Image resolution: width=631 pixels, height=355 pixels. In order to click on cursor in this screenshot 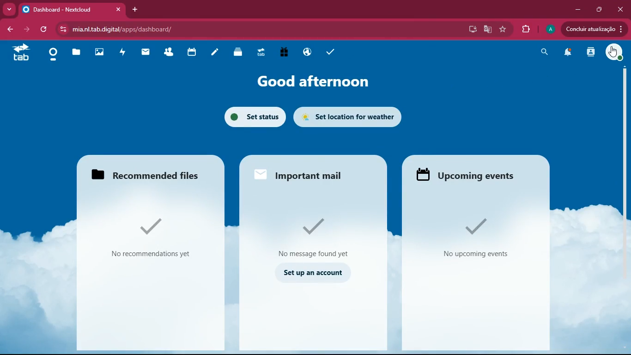, I will do `click(614, 51)`.